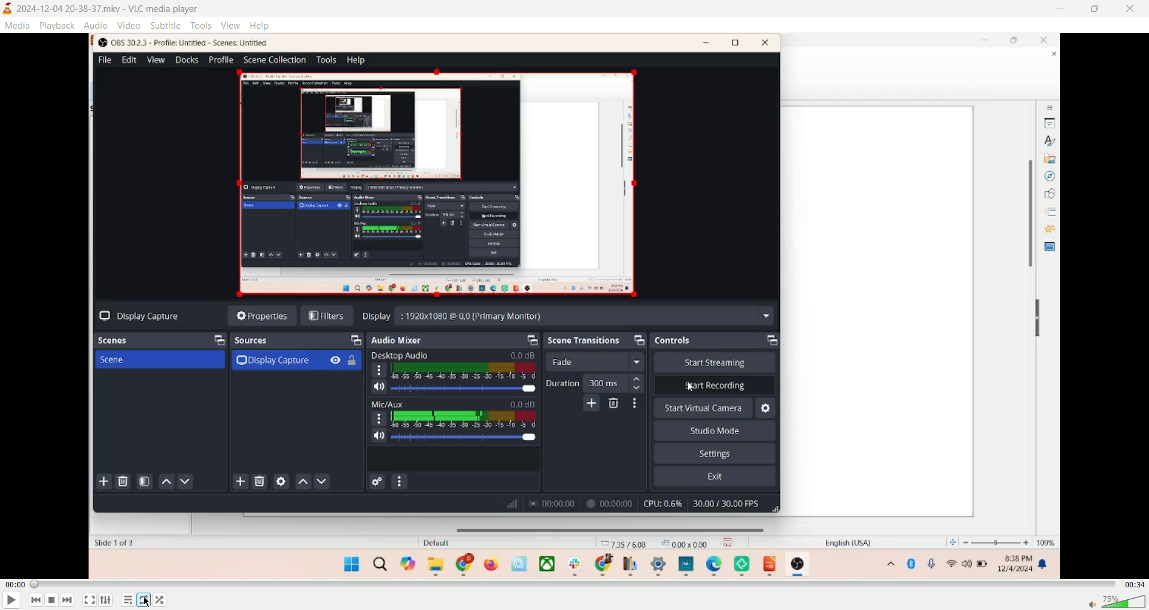 This screenshot has width=1149, height=610. What do you see at coordinates (149, 603) in the screenshot?
I see `cursor` at bounding box center [149, 603].